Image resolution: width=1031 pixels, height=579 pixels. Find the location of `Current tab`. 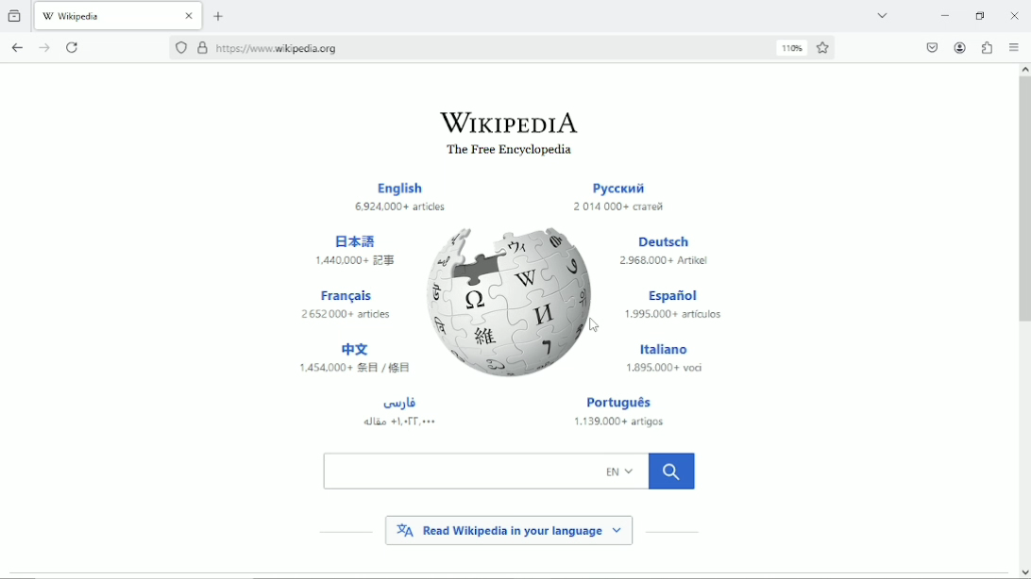

Current tab is located at coordinates (119, 14).